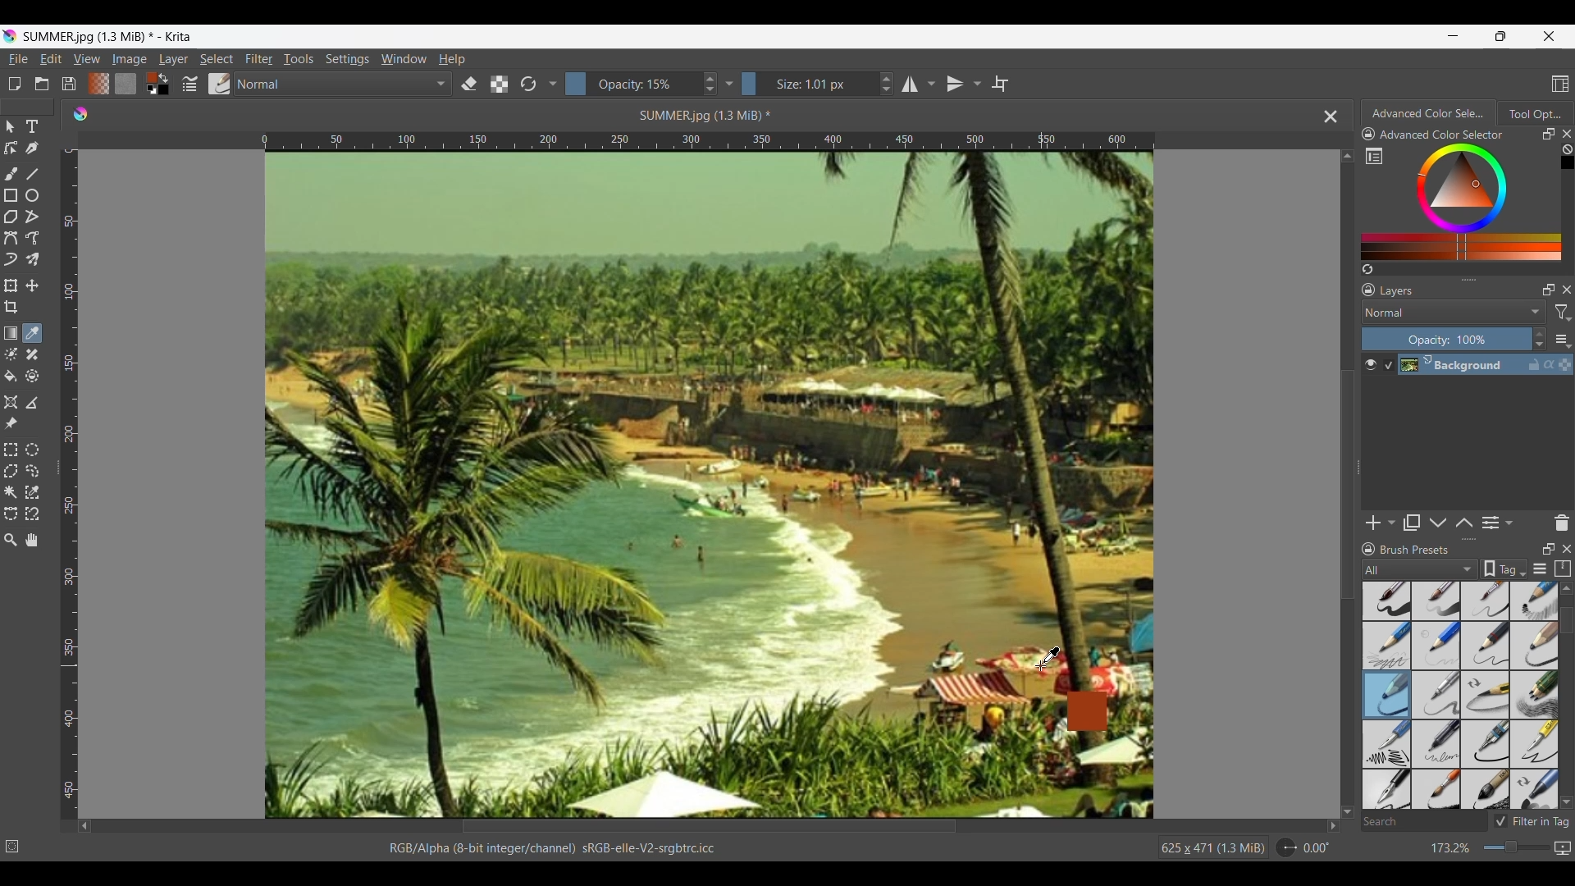  What do you see at coordinates (1541, 569) in the screenshot?
I see `Display settings` at bounding box center [1541, 569].